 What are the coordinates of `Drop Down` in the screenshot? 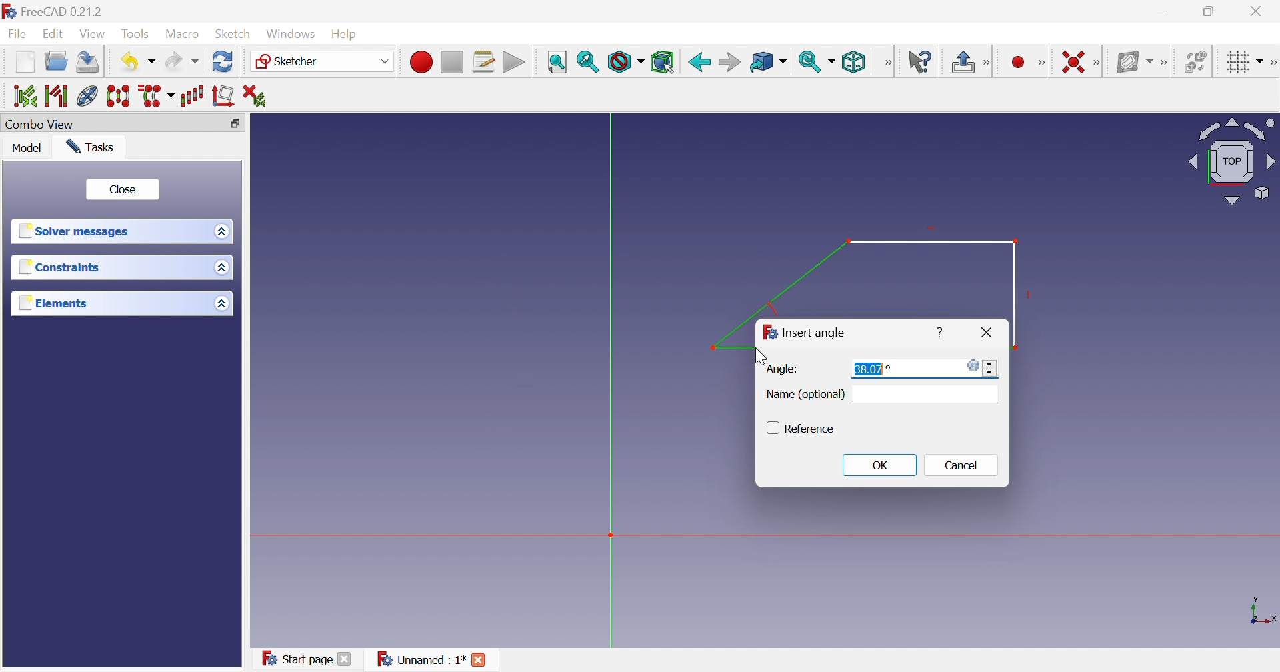 It's located at (1261, 59).